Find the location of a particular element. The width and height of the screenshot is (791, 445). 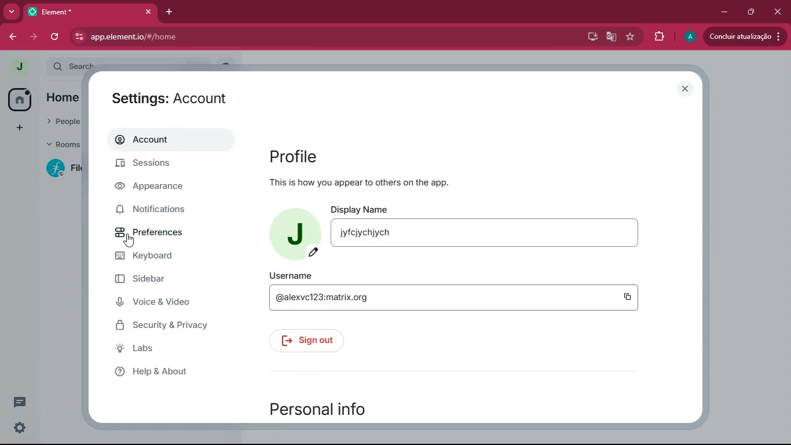

more is located at coordinates (9, 12).